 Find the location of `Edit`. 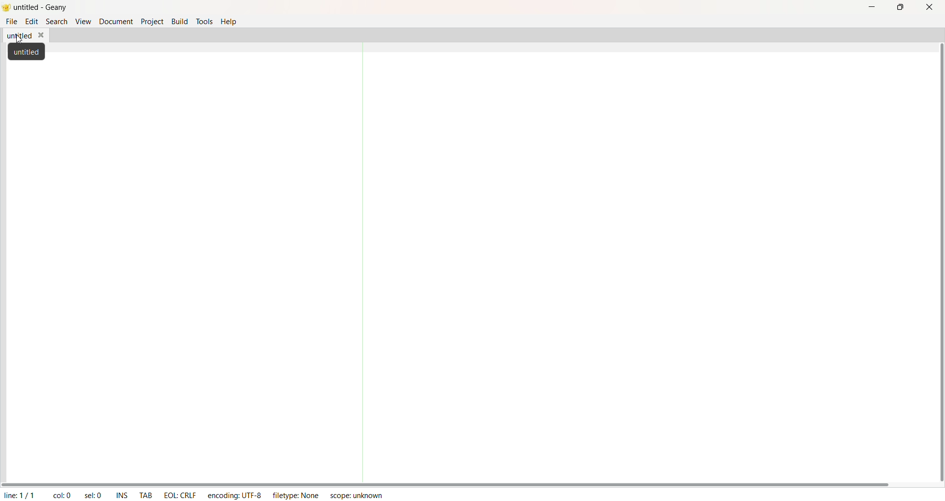

Edit is located at coordinates (31, 22).